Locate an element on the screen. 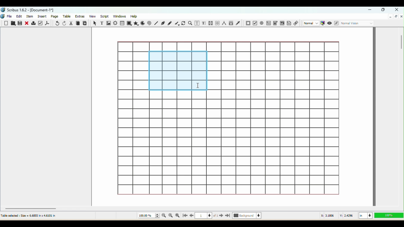  Minimize is located at coordinates (390, 17).